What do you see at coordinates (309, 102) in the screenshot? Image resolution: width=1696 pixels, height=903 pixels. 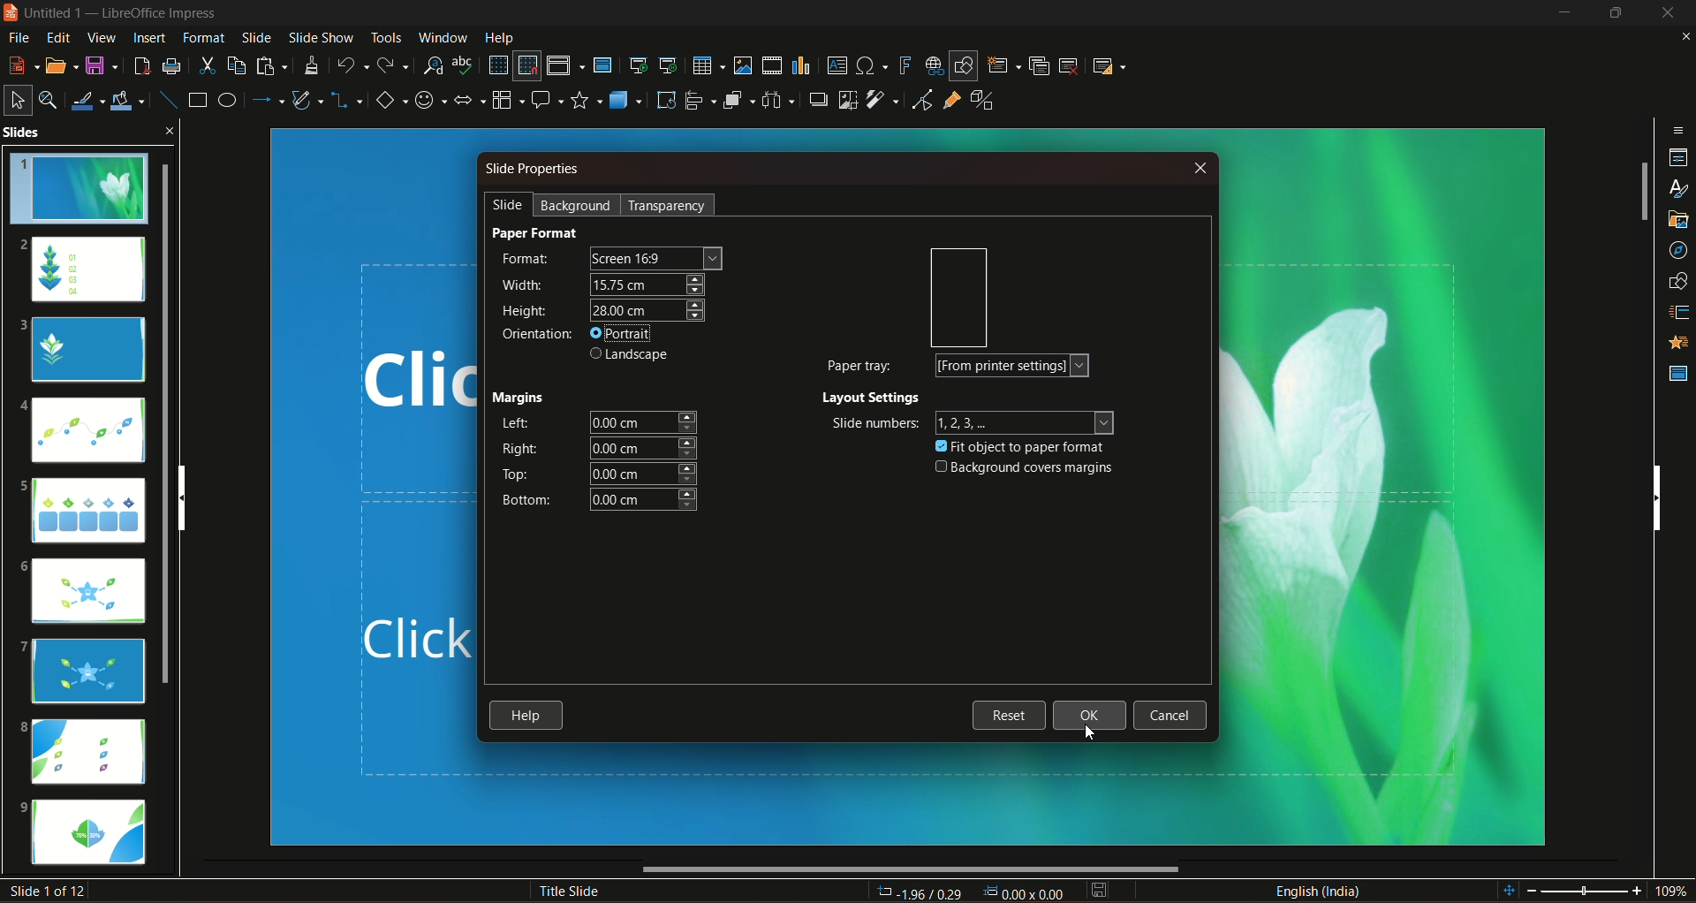 I see `curves and polygon` at bounding box center [309, 102].